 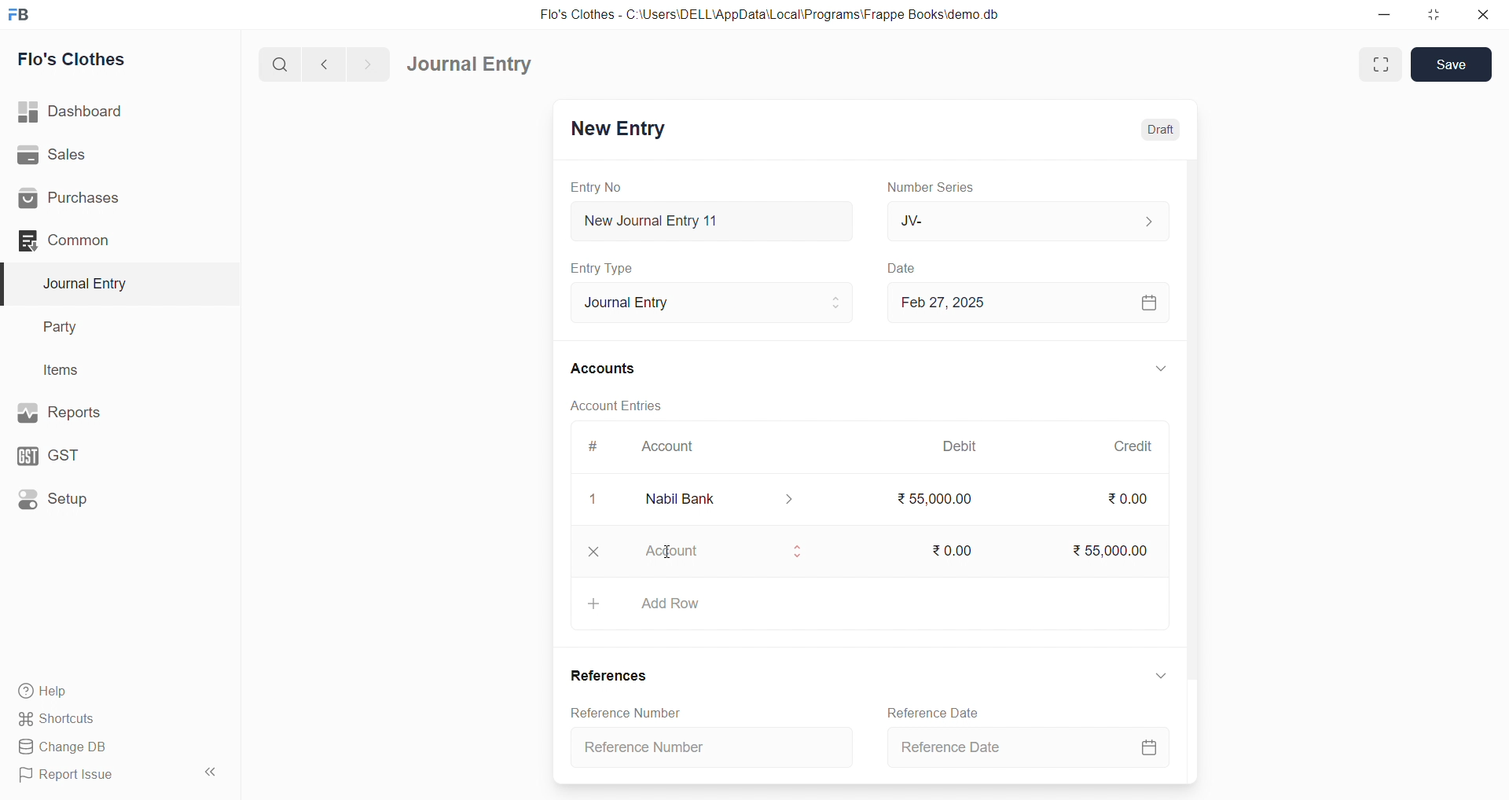 I want to click on resize, so click(x=1434, y=13).